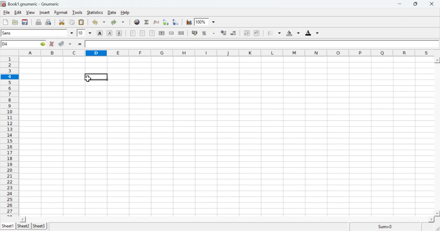  What do you see at coordinates (125, 12) in the screenshot?
I see `Help` at bounding box center [125, 12].